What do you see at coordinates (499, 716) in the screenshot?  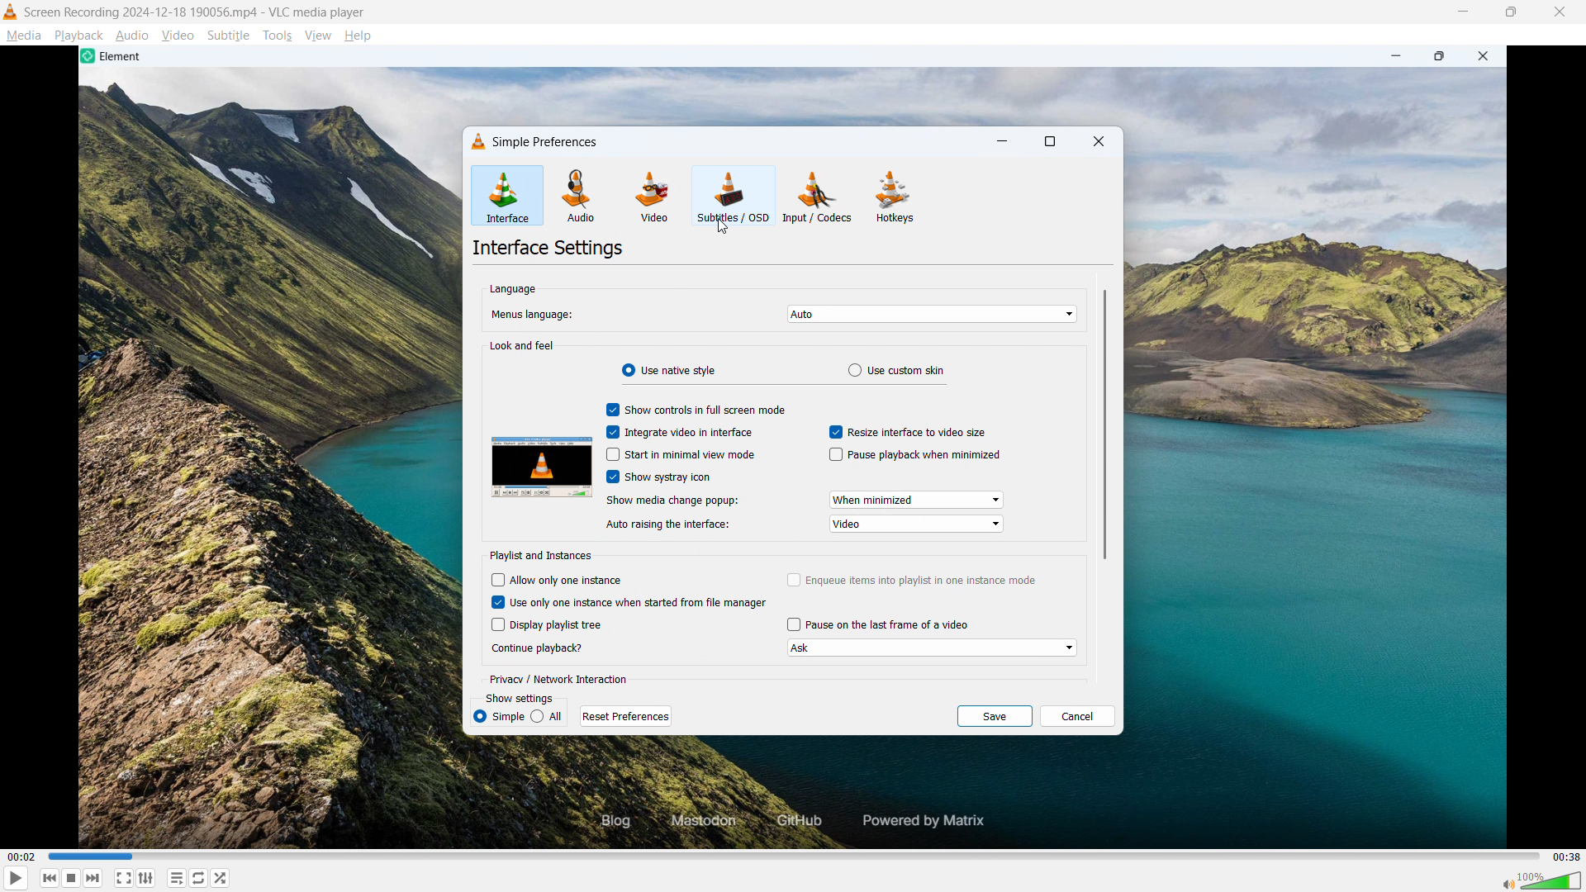 I see `Simple` at bounding box center [499, 716].